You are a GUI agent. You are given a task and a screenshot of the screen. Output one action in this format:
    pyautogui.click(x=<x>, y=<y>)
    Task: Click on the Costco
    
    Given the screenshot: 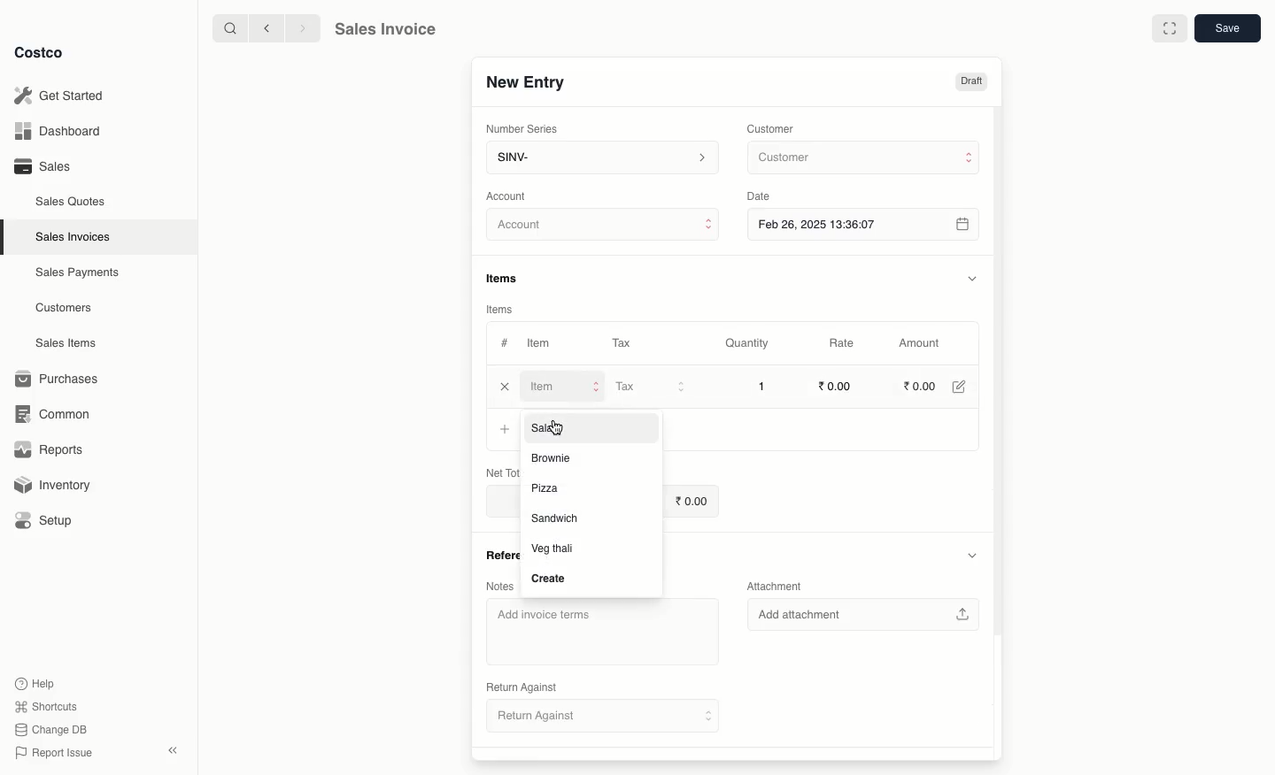 What is the action you would take?
    pyautogui.click(x=43, y=53)
    